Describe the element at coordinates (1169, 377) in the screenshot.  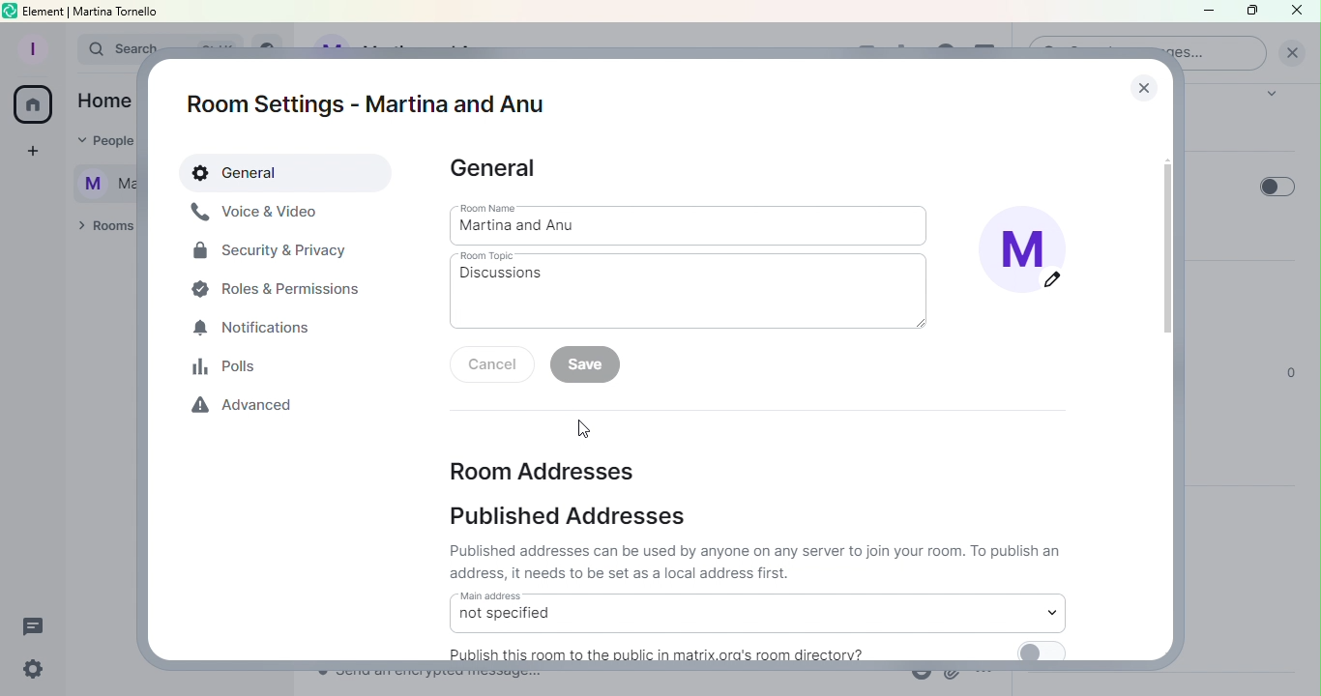
I see `Scroll bar` at that location.